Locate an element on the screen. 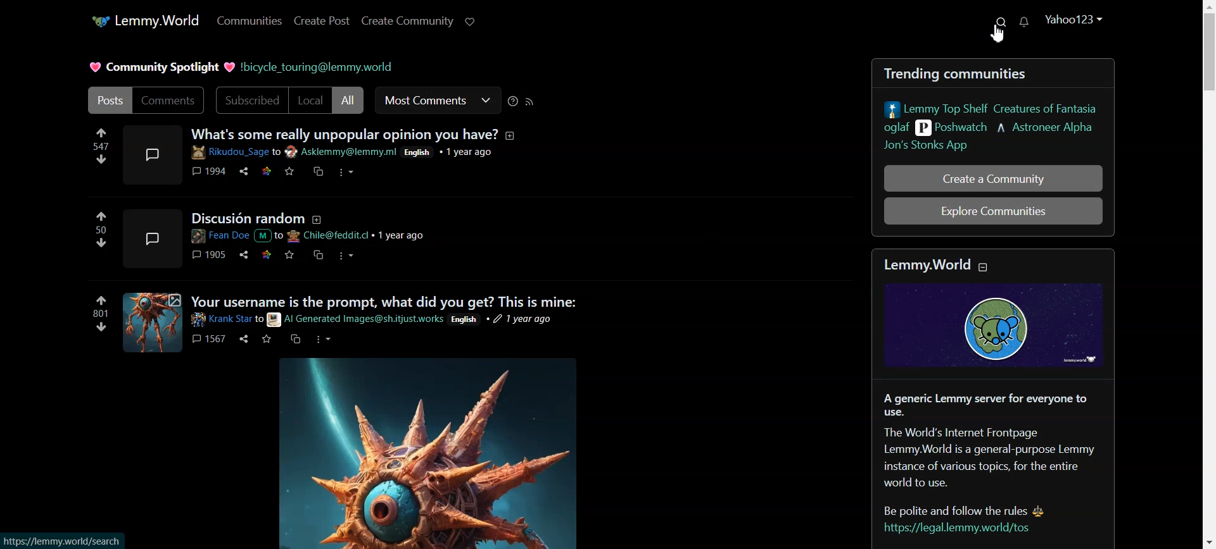  Jon's Stonks App is located at coordinates (924, 145).